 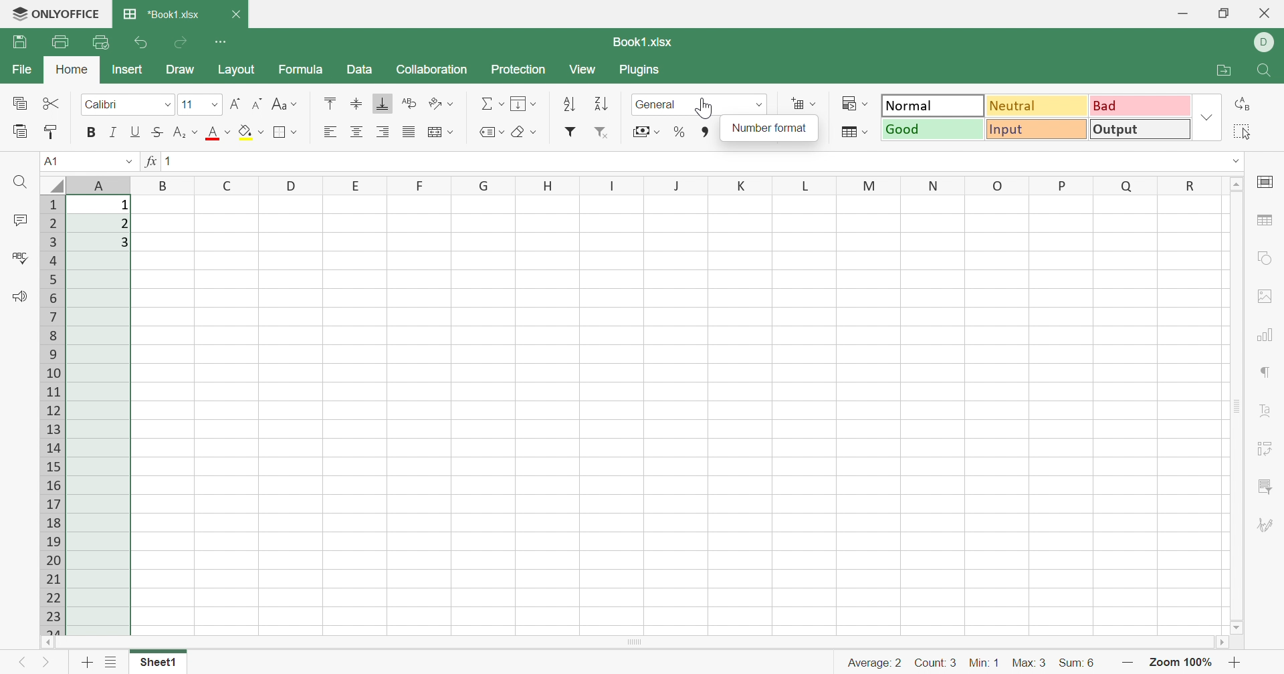 I want to click on Column names, so click(x=650, y=185).